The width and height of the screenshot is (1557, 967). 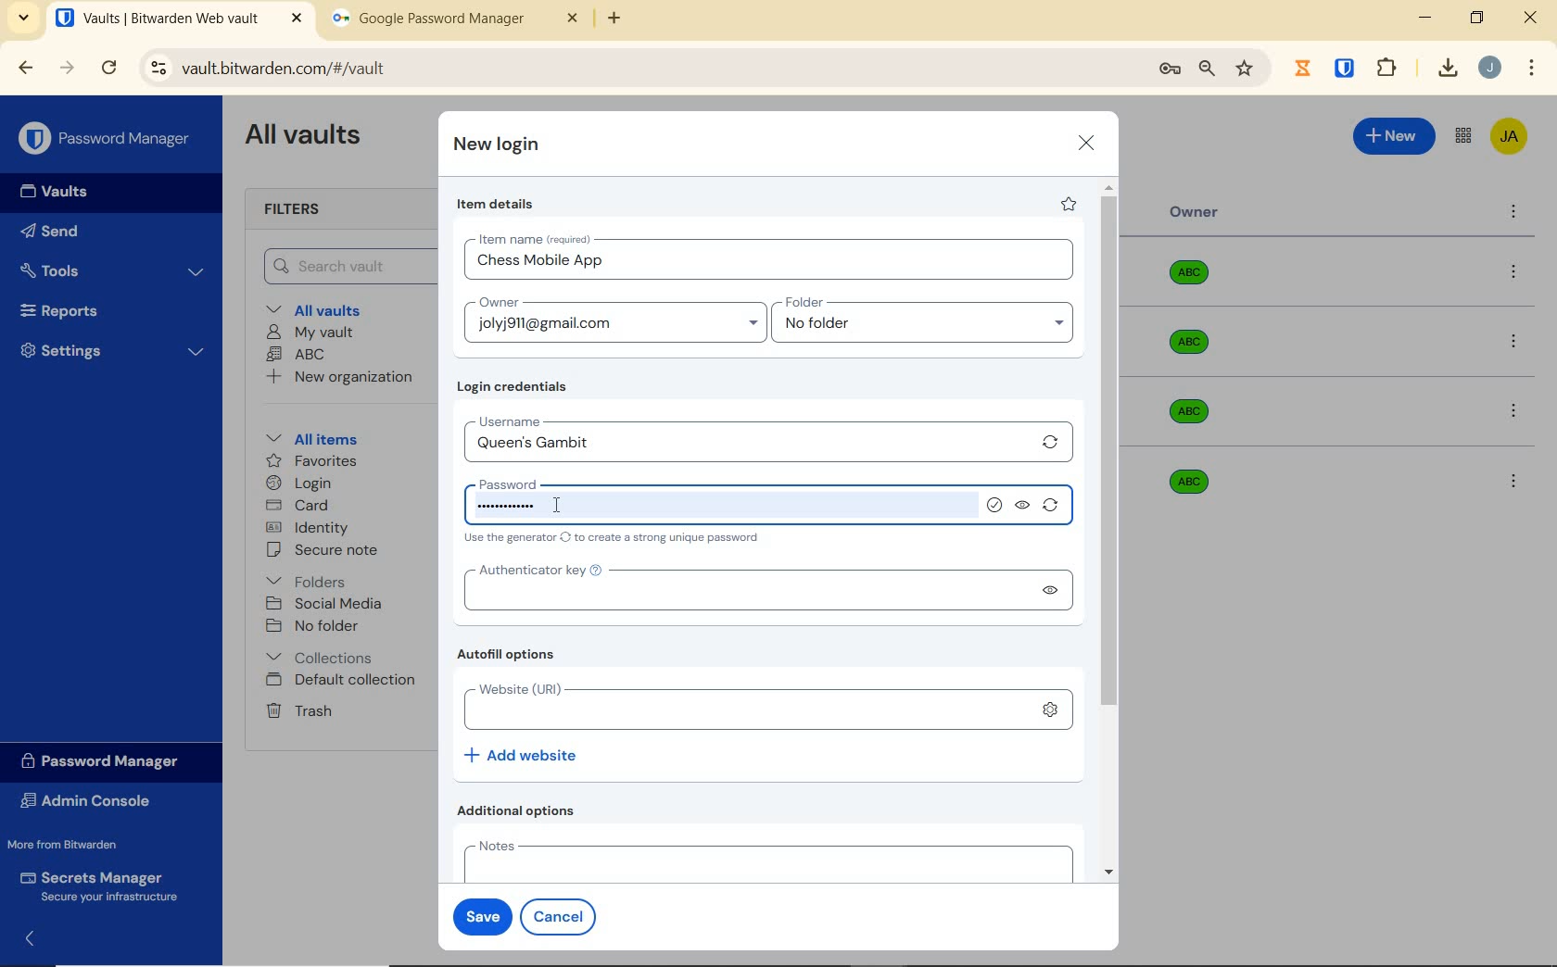 I want to click on favorites, so click(x=313, y=463).